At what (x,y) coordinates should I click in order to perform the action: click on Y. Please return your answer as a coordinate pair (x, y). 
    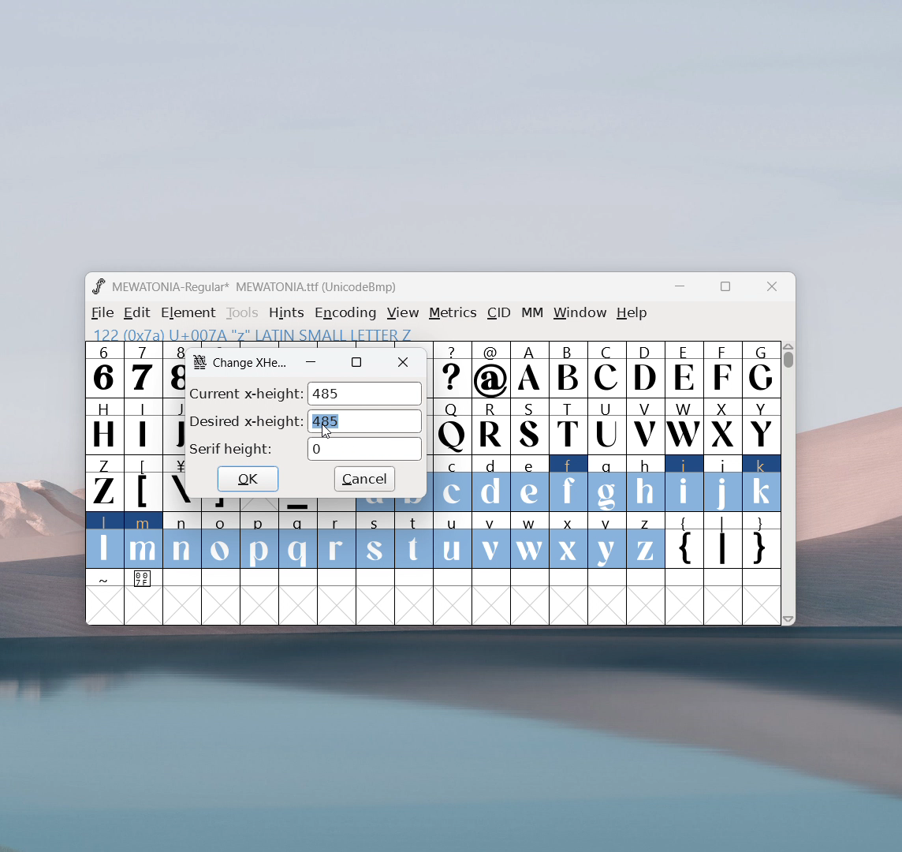
    Looking at the image, I should click on (762, 425).